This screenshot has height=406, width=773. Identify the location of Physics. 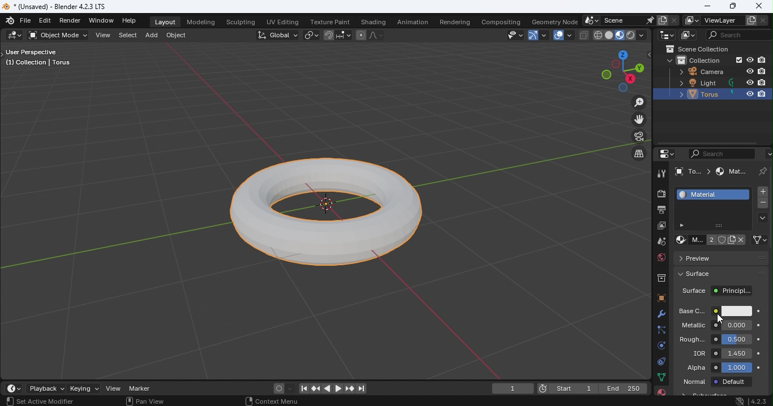
(661, 344).